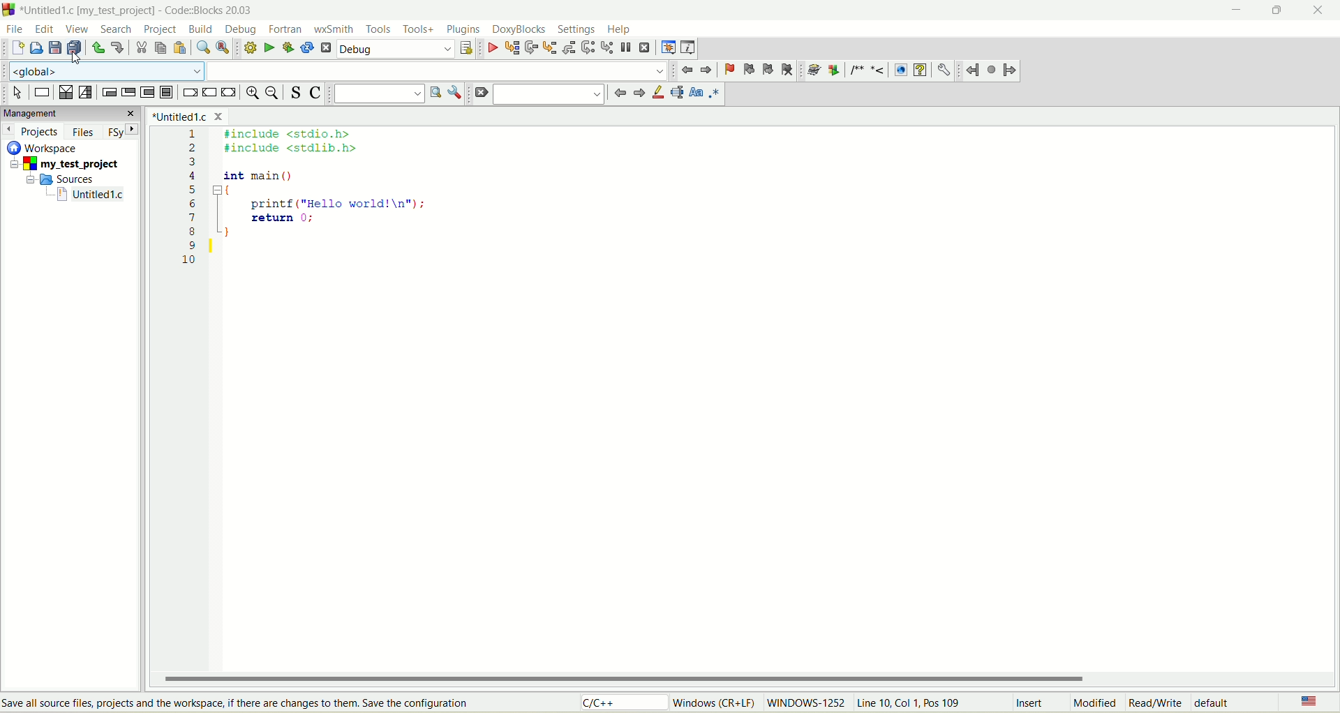 The image size is (1340, 713). Describe the element at coordinates (789, 70) in the screenshot. I see `clear bookmark` at that location.